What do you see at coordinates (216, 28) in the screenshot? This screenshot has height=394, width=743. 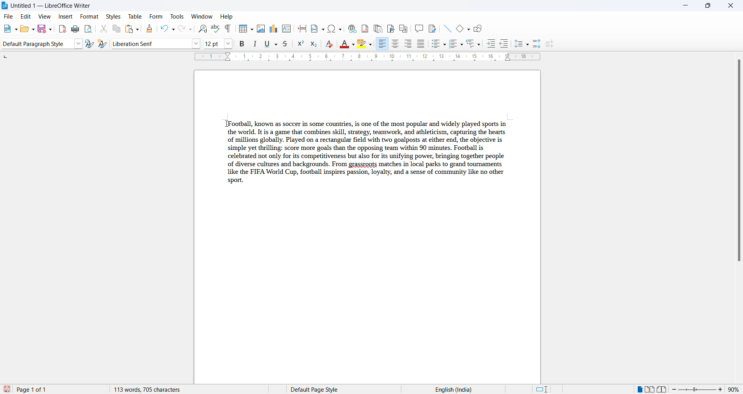 I see `spellings` at bounding box center [216, 28].